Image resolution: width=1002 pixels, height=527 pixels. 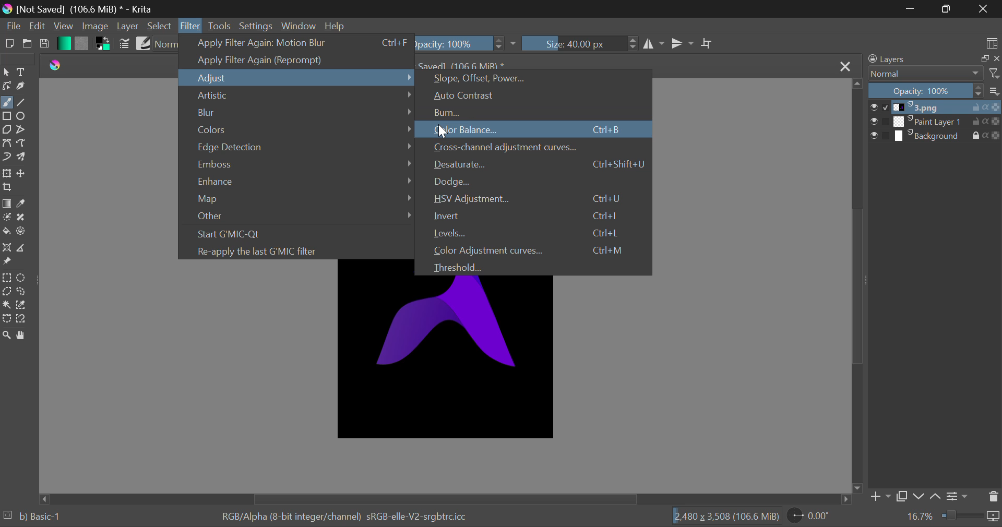 I want to click on move down, so click(x=856, y=487).